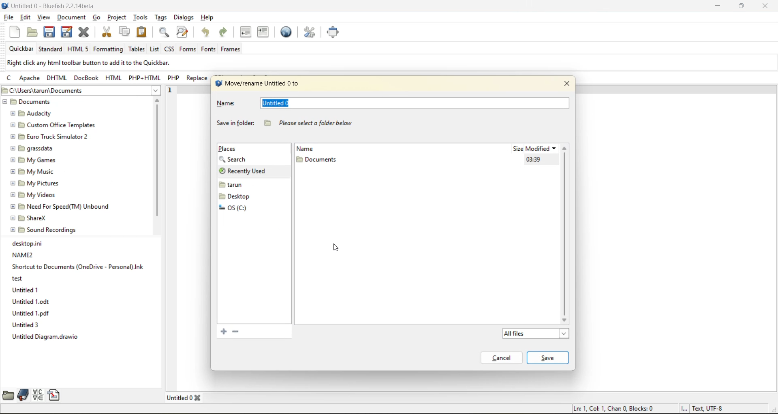 The height and width of the screenshot is (414, 778). I want to click on bookmarks, so click(22, 395).